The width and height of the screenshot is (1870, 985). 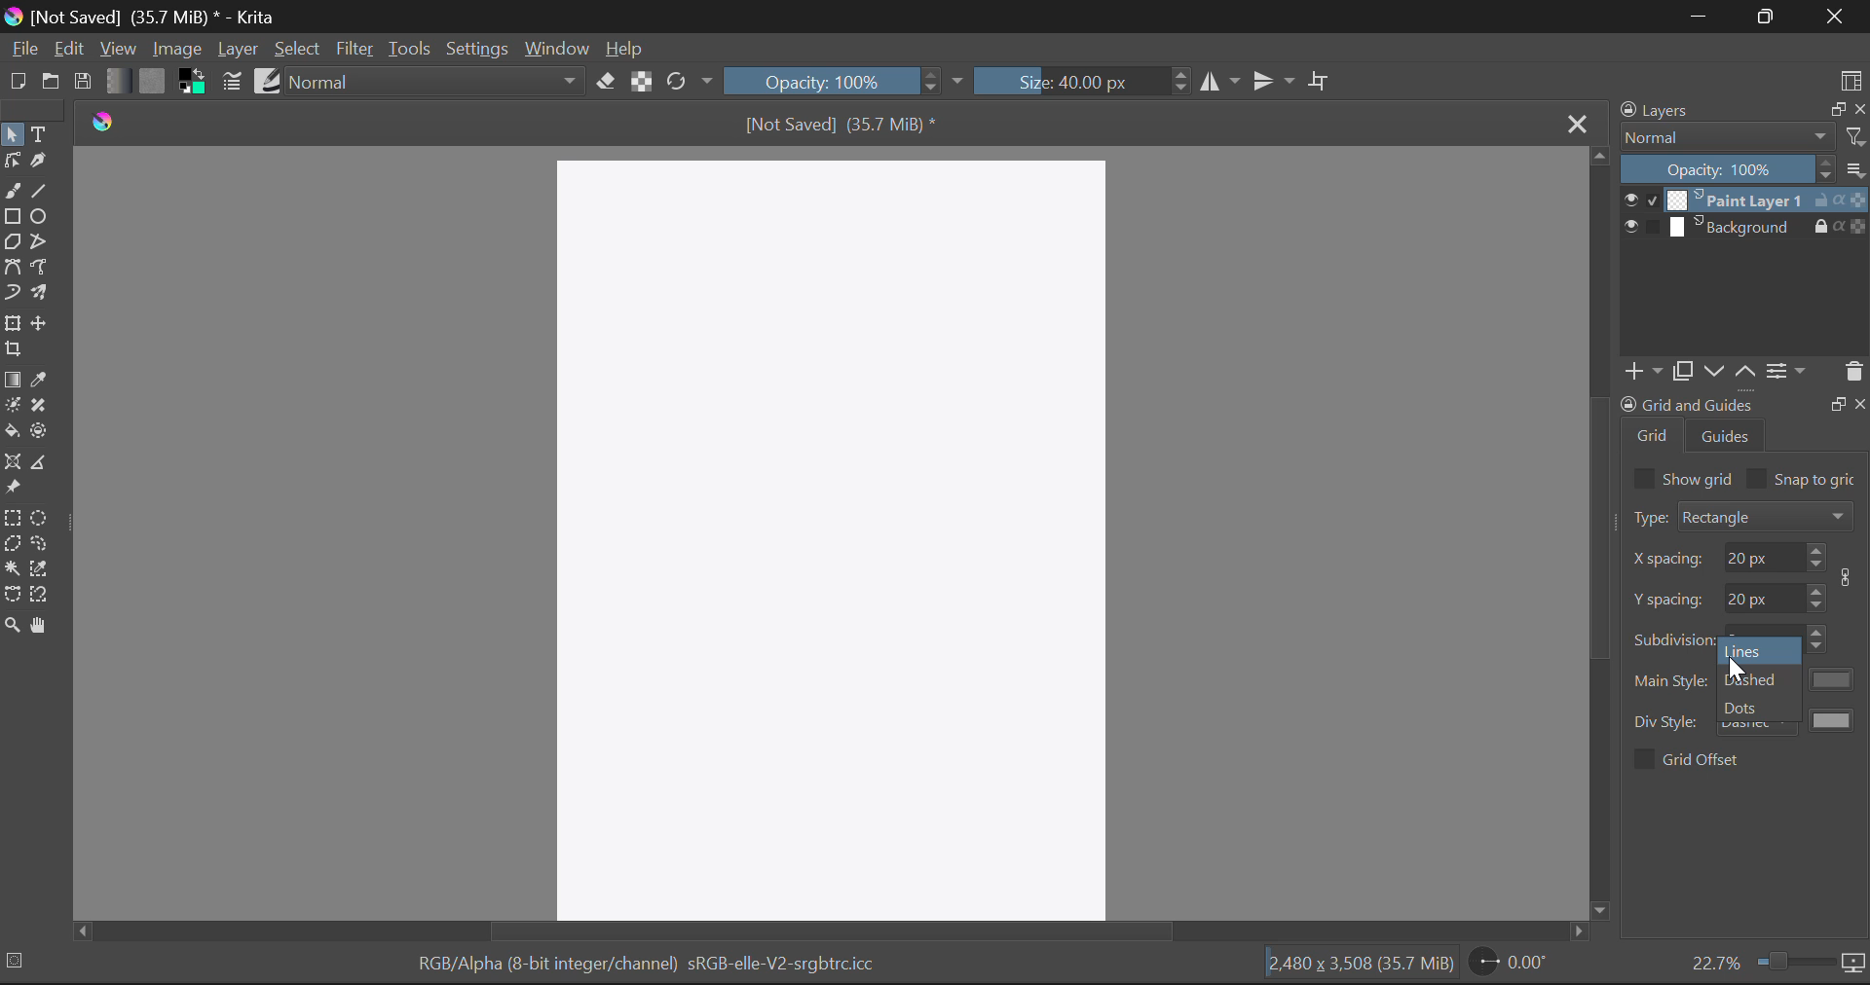 I want to click on close, so click(x=1858, y=109).